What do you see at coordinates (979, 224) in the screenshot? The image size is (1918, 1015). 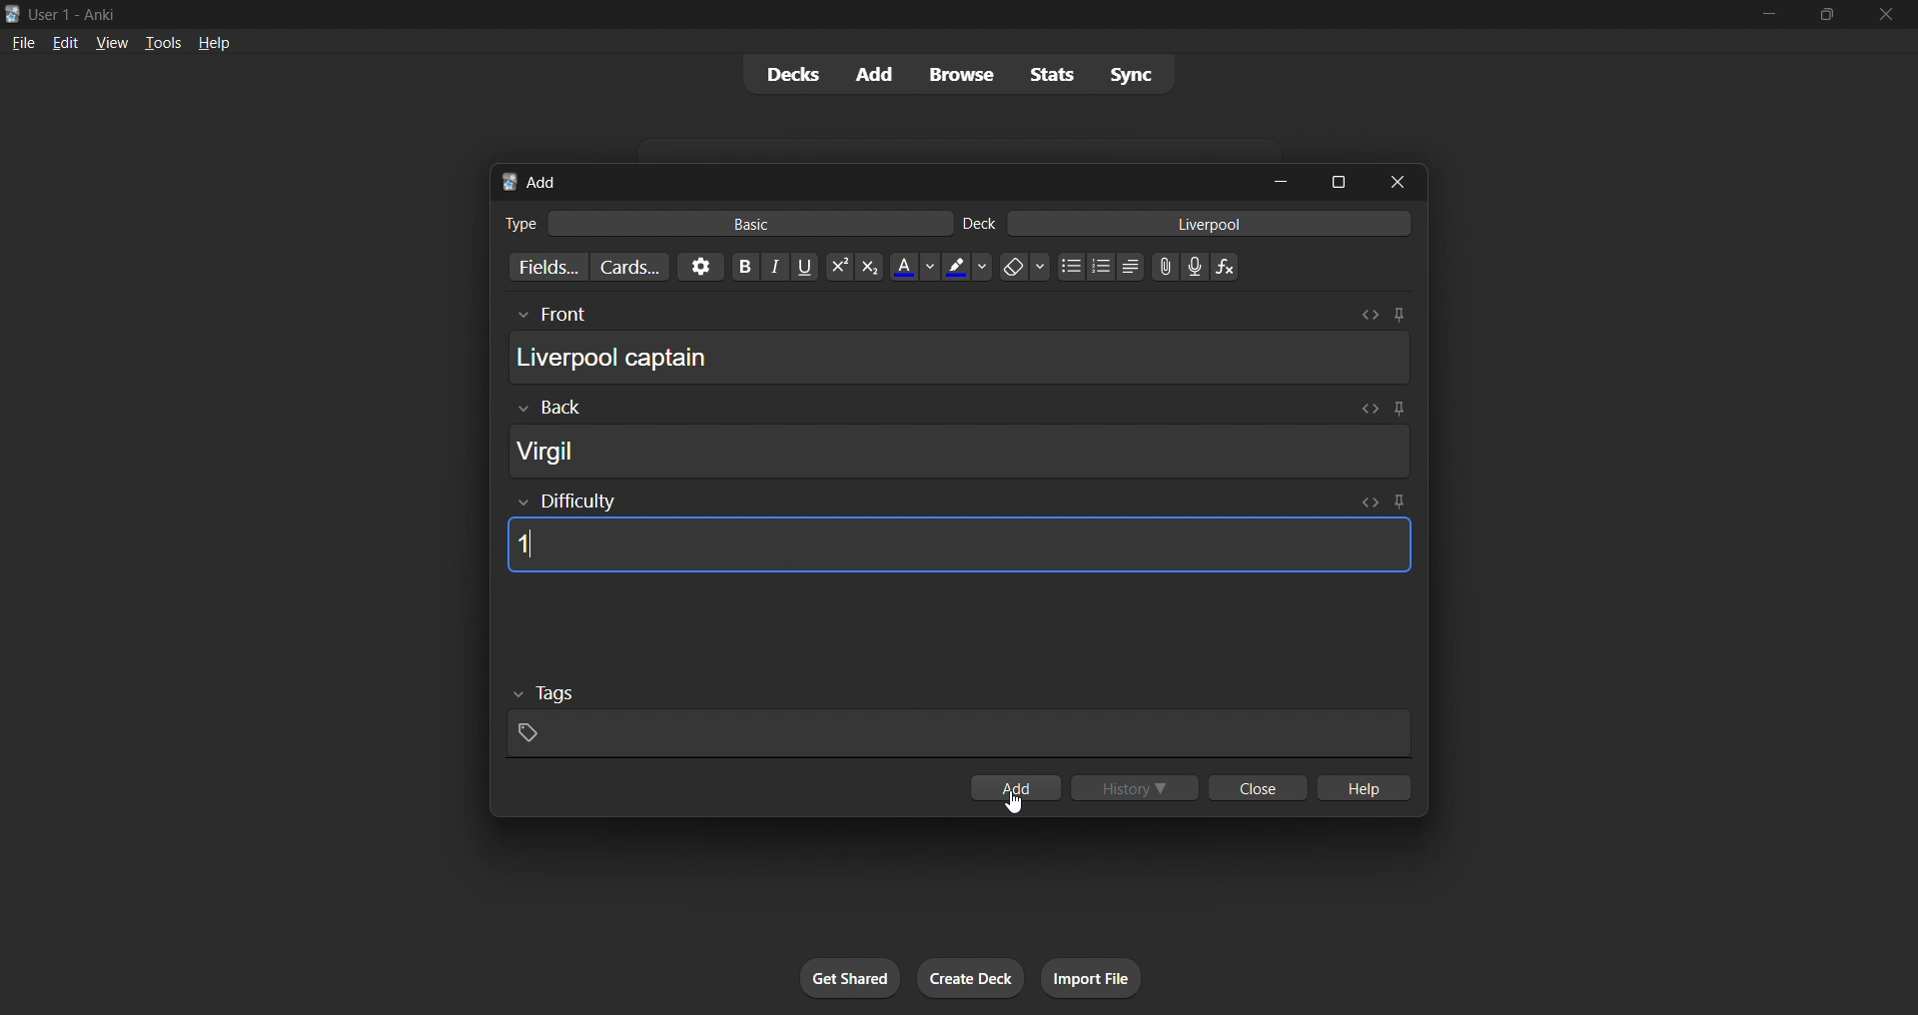 I see `Text` at bounding box center [979, 224].